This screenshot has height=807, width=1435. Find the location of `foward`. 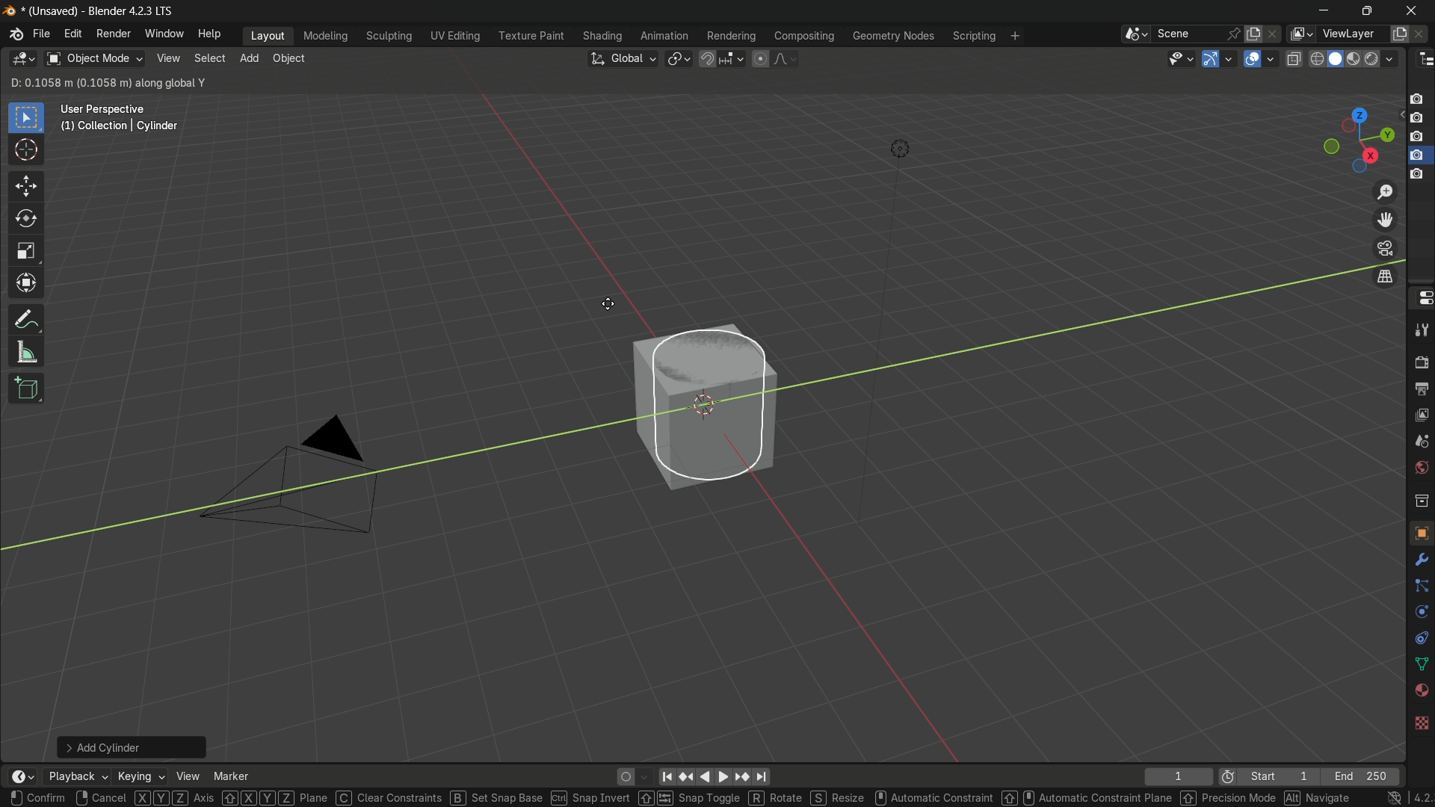

foward is located at coordinates (723, 776).